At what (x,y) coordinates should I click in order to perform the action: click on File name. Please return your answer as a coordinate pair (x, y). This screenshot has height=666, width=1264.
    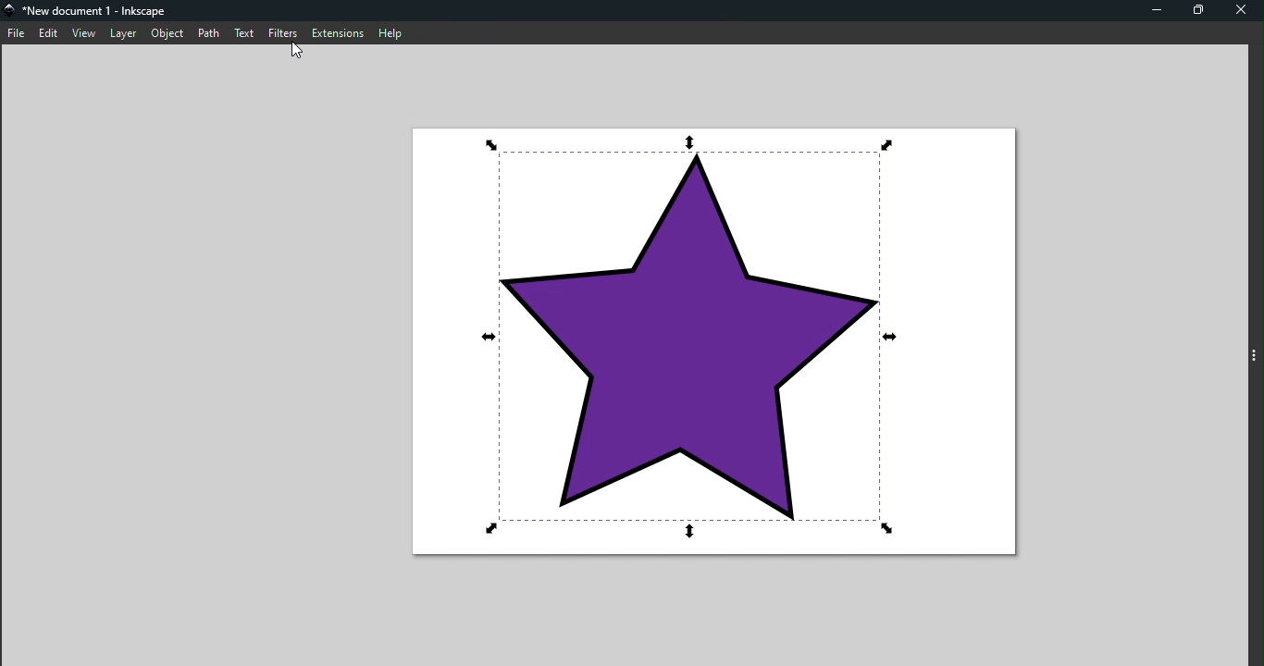
    Looking at the image, I should click on (89, 9).